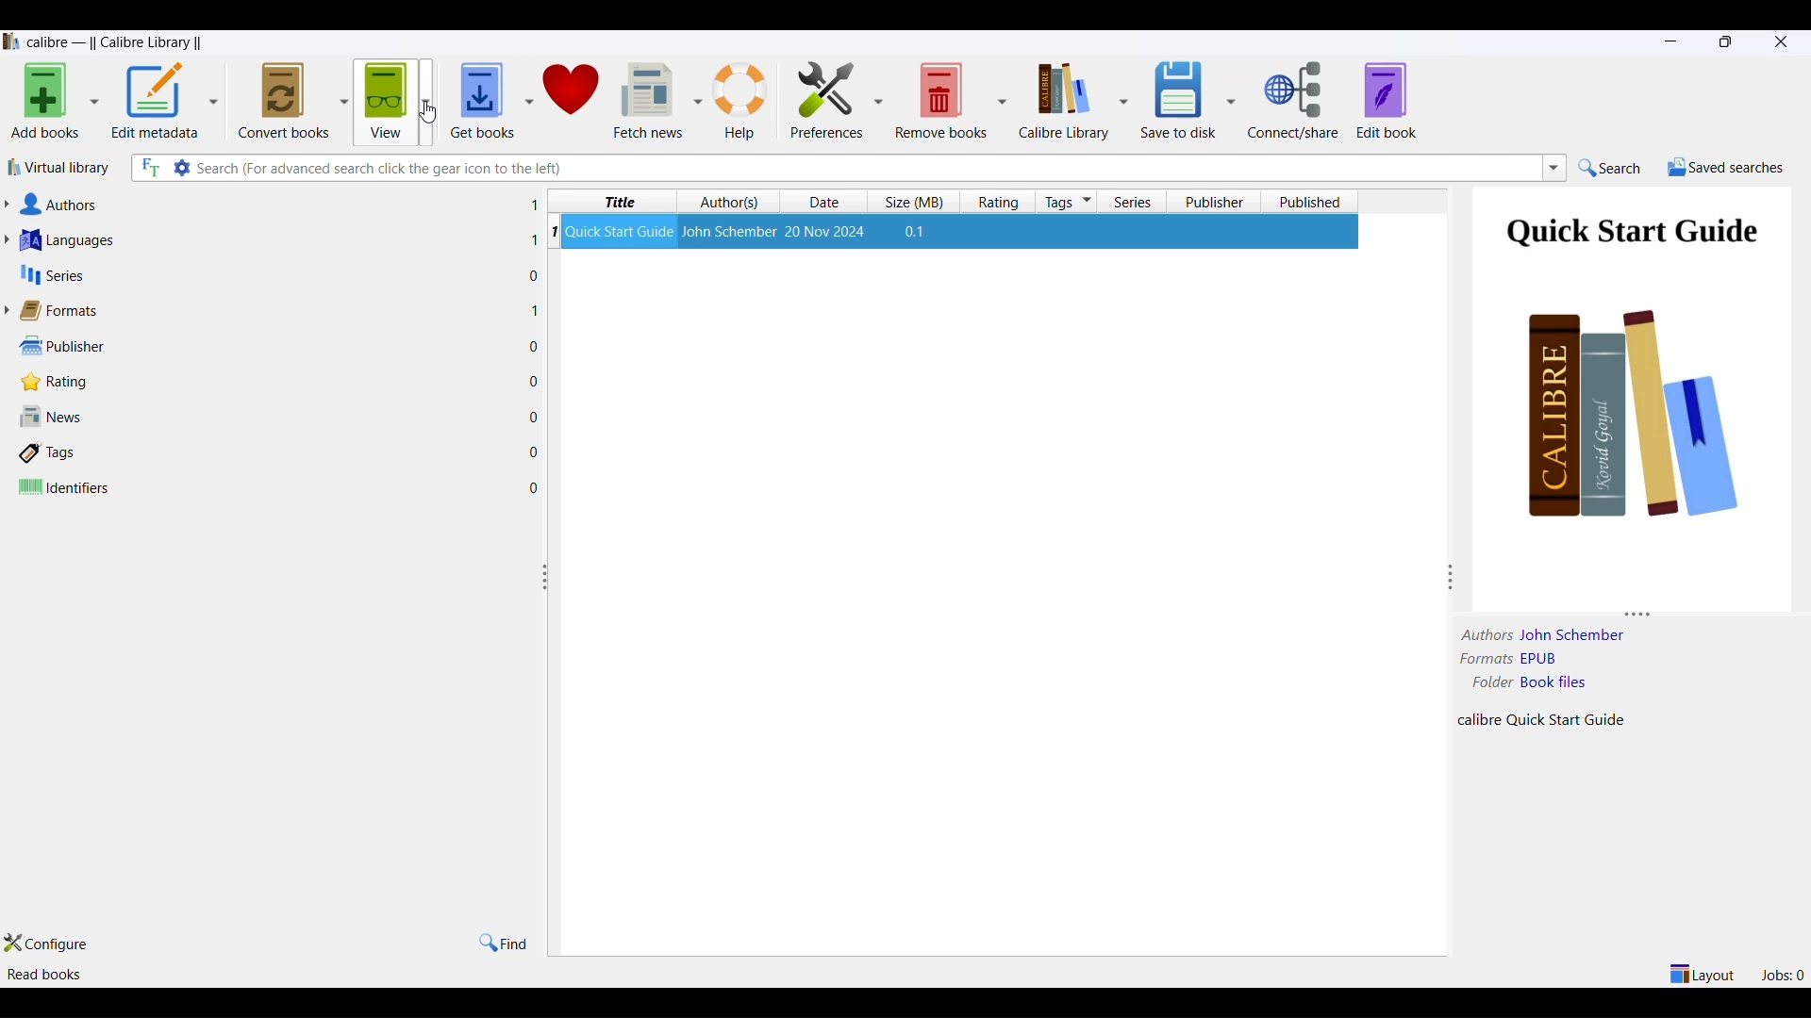 Image resolution: width=1811 pixels, height=1018 pixels. I want to click on virtual library, so click(65, 167).